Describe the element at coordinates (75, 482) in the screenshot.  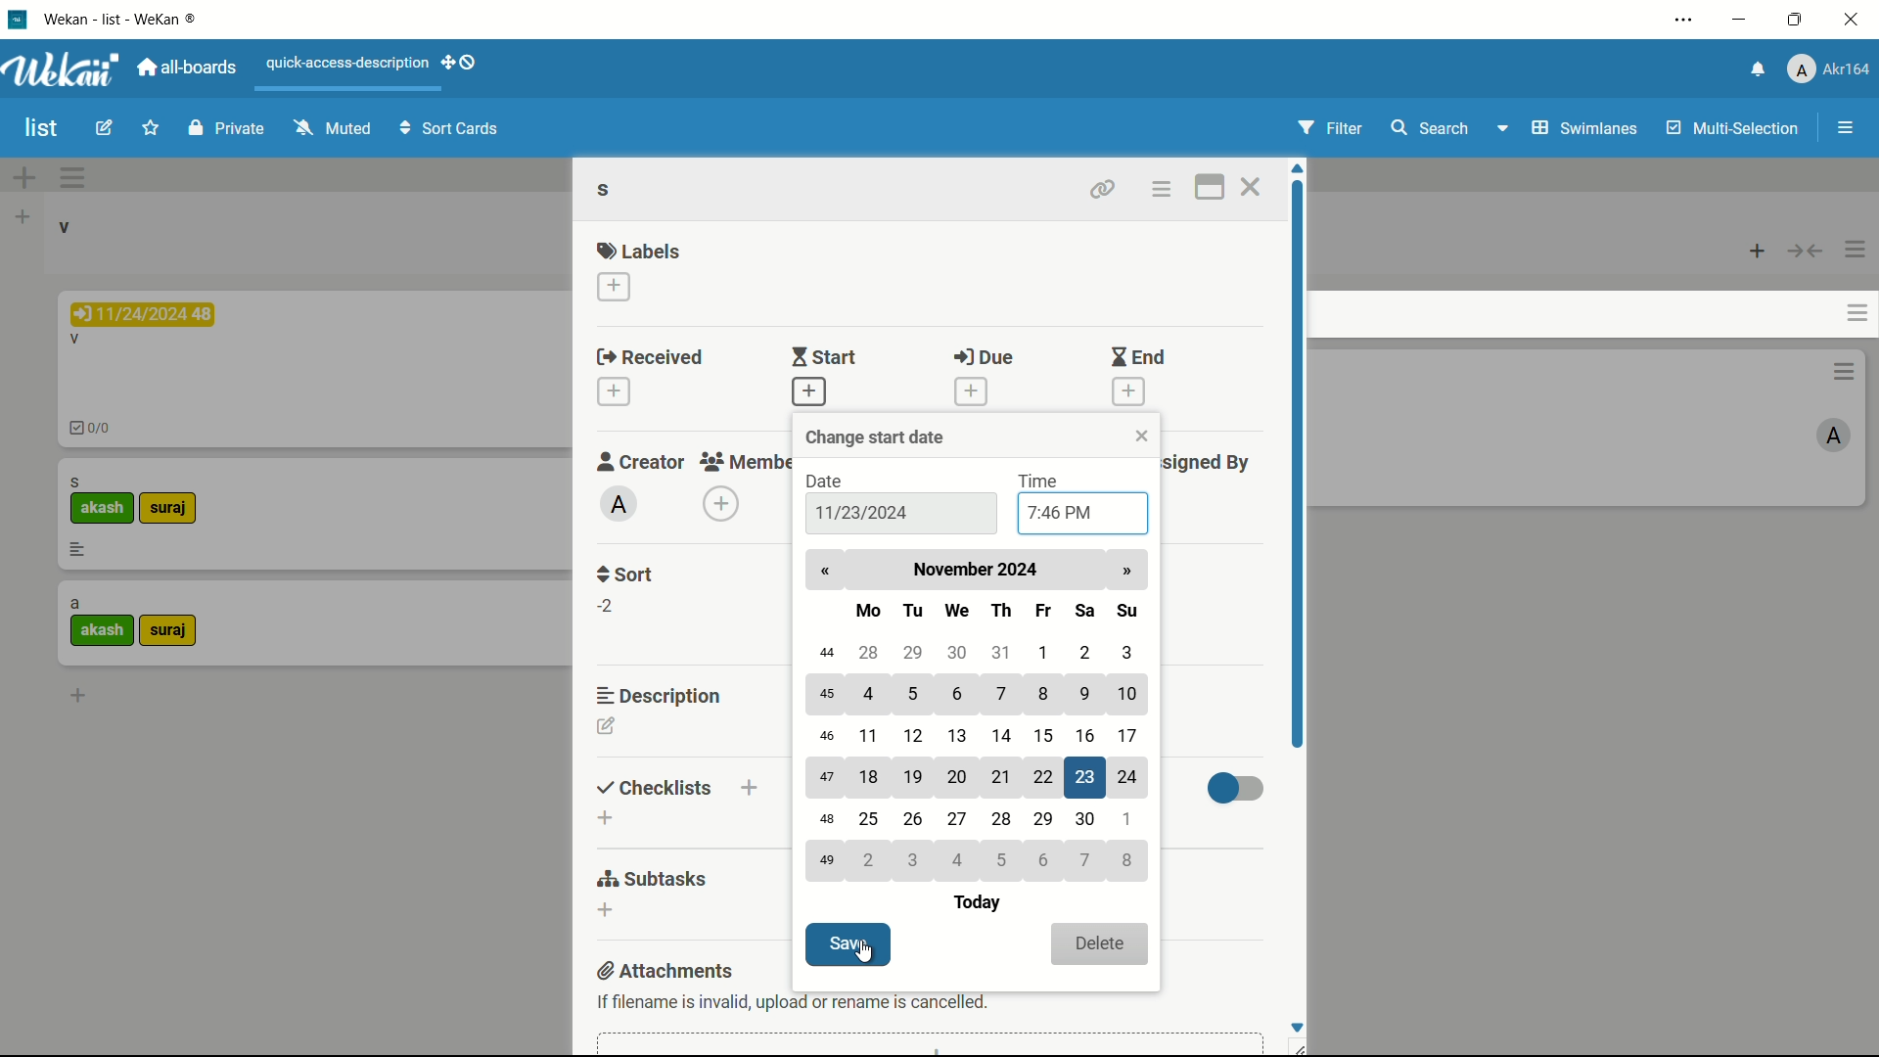
I see `card name` at that location.